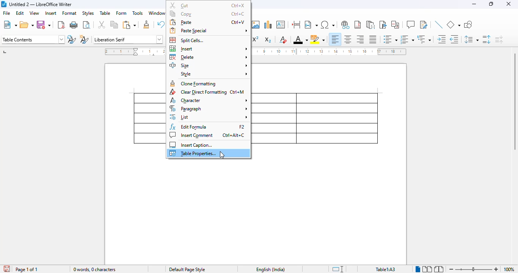  I want to click on increase paragraph spacing, so click(486, 39).